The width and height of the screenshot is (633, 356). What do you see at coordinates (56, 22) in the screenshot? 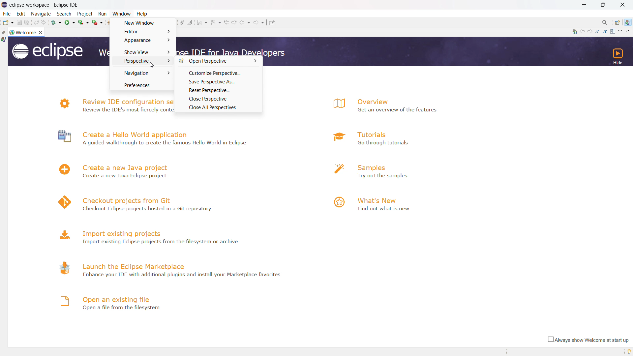
I see `debug` at bounding box center [56, 22].